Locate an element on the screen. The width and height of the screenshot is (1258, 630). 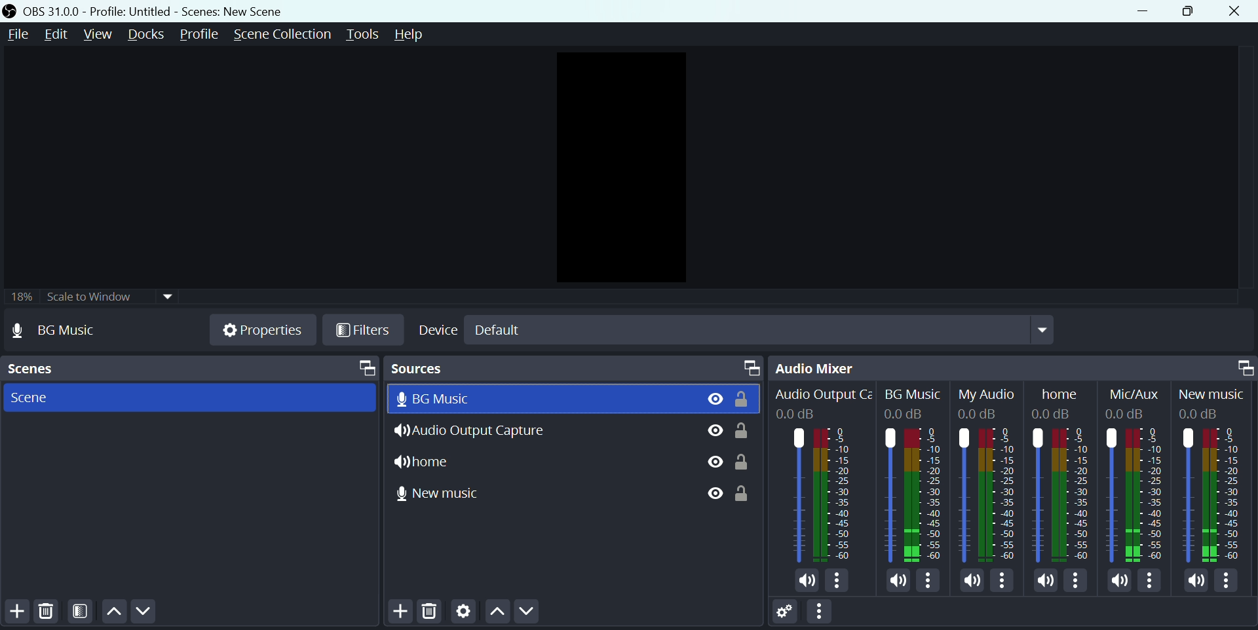
Help is located at coordinates (420, 34).